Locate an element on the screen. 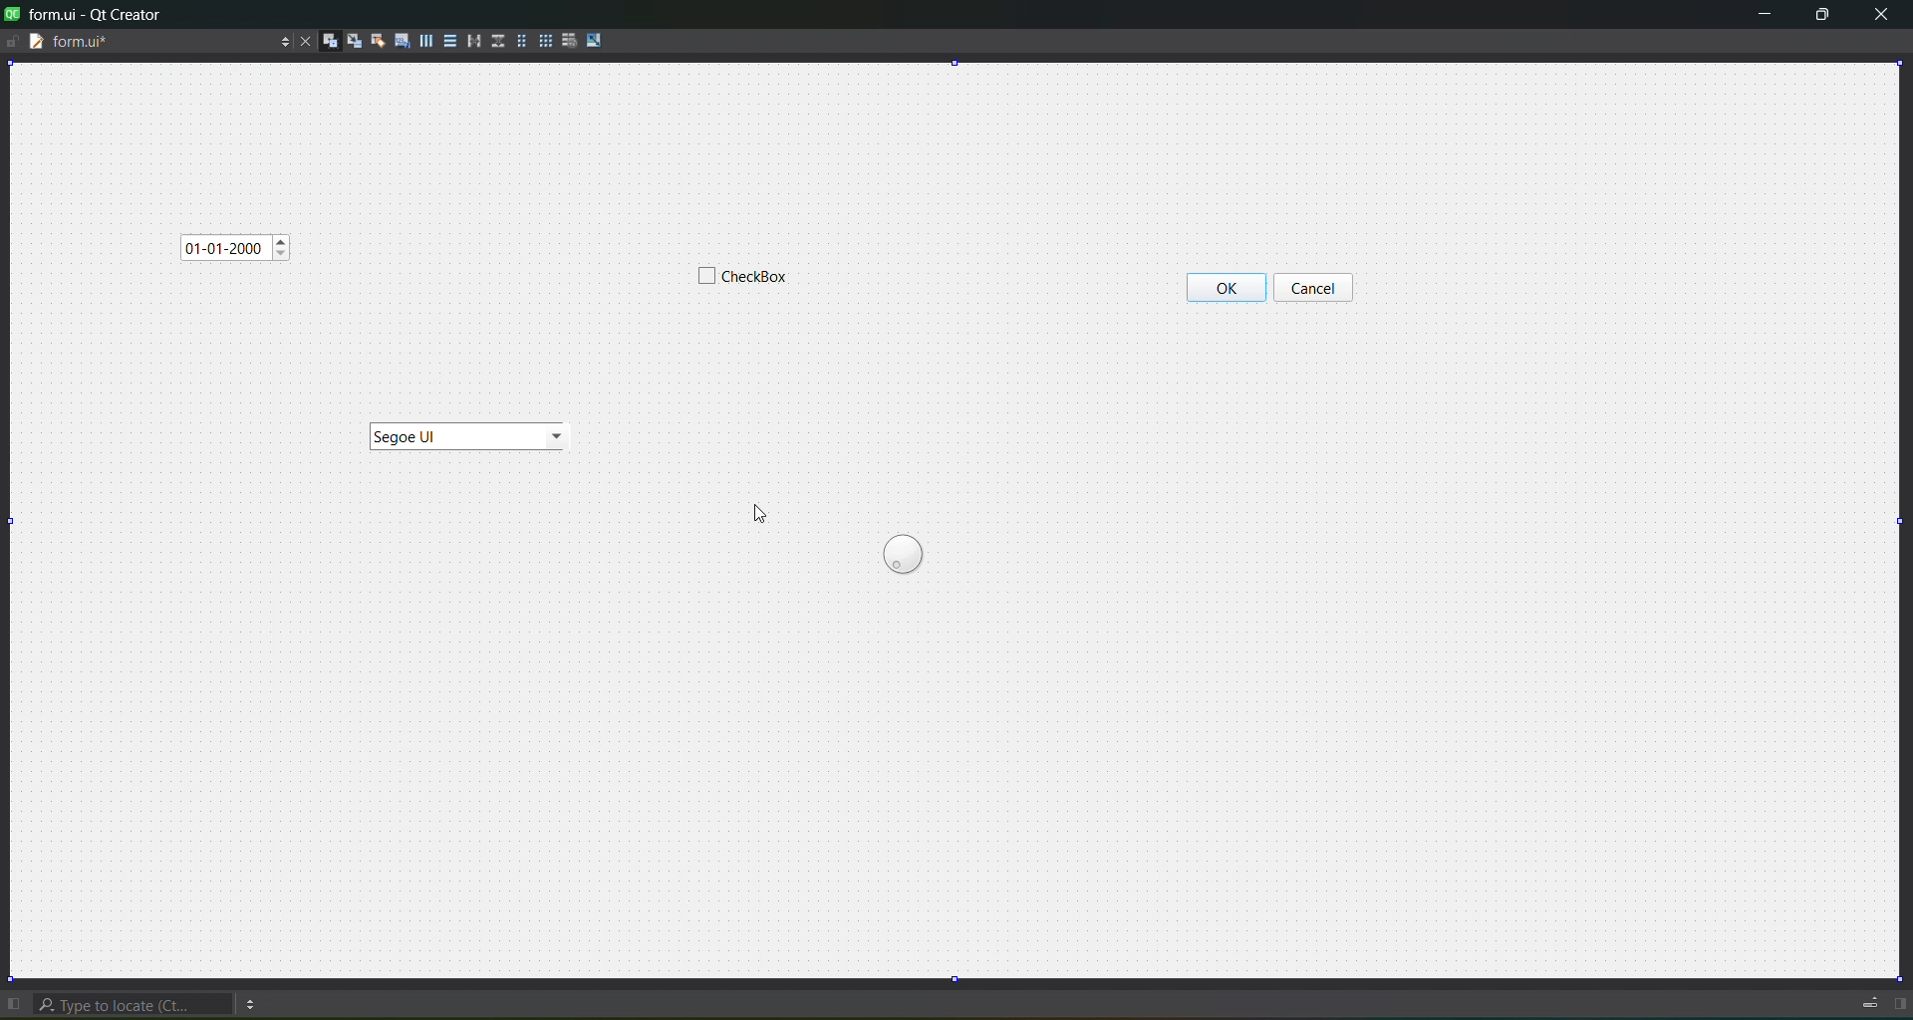 This screenshot has height=1020, width=1913. horizontal is located at coordinates (420, 44).